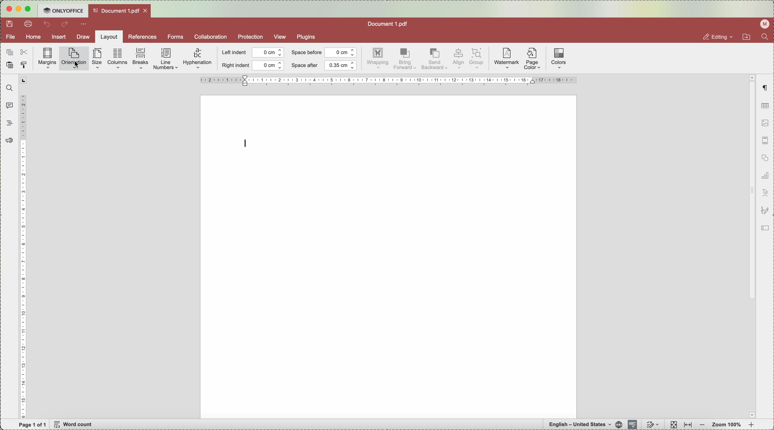 This screenshot has width=774, height=430. Describe the element at coordinates (108, 39) in the screenshot. I see `click on layout` at that location.